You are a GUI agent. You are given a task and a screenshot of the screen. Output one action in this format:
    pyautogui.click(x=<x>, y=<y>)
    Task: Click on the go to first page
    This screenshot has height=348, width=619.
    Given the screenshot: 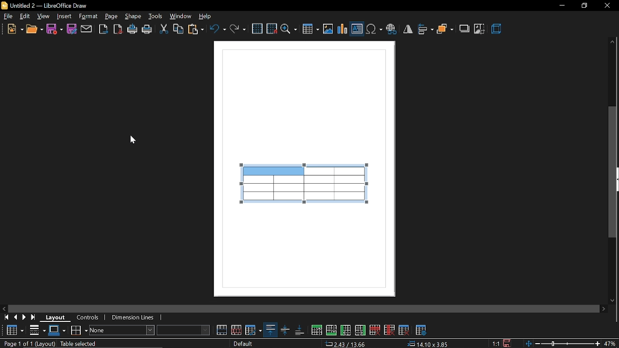 What is the action you would take?
    pyautogui.click(x=5, y=317)
    